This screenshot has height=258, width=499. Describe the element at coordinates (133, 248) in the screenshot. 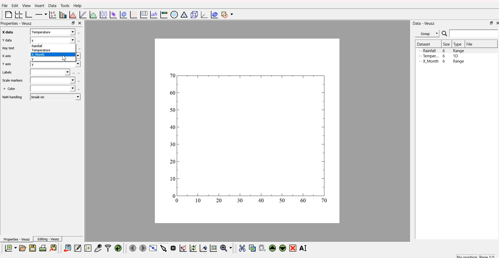

I see `move to previous page` at that location.